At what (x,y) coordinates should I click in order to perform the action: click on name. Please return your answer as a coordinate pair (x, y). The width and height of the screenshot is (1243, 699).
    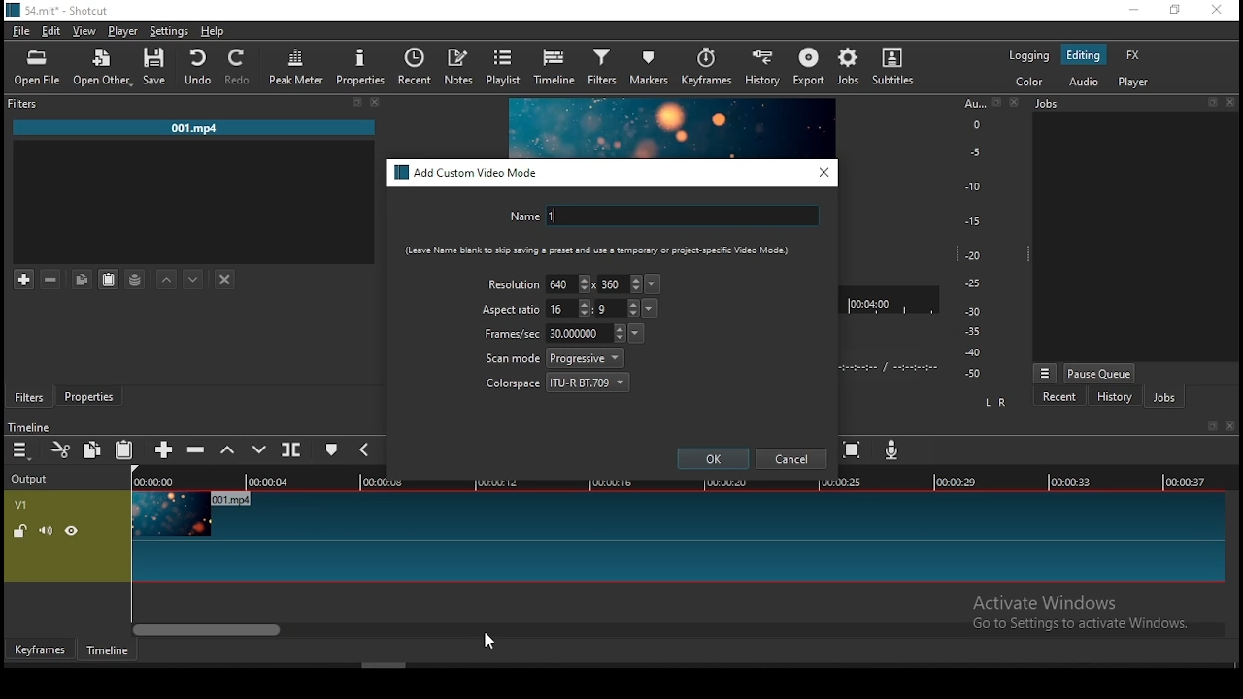
    Looking at the image, I should click on (664, 216).